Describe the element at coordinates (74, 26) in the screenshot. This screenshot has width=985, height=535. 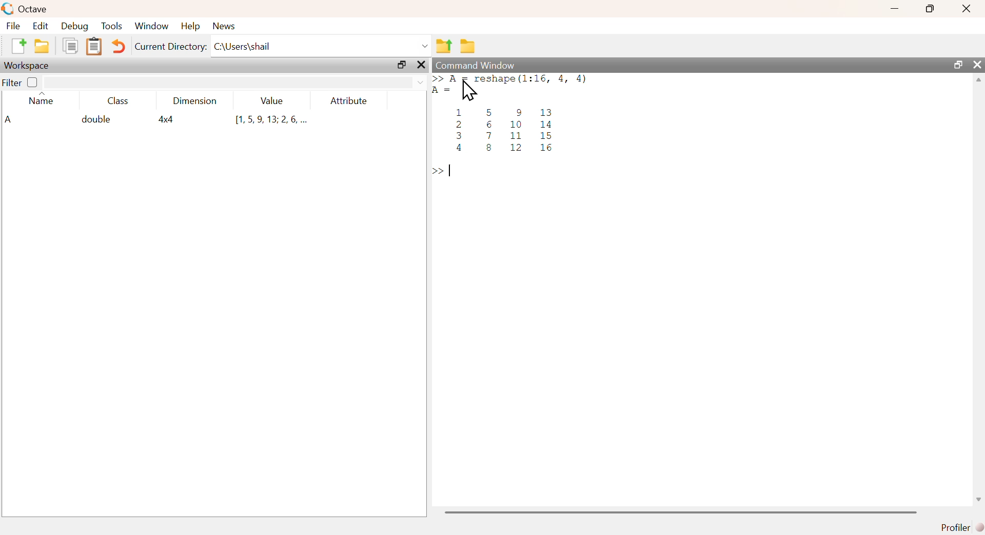
I see `Debug` at that location.